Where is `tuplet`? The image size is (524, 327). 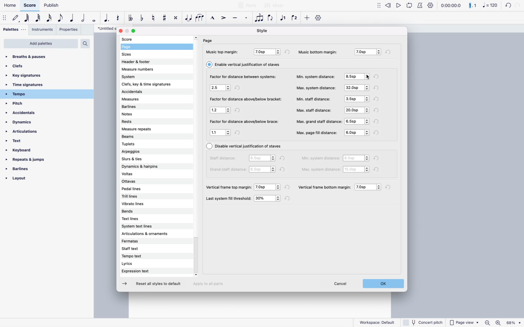 tuplet is located at coordinates (259, 19).